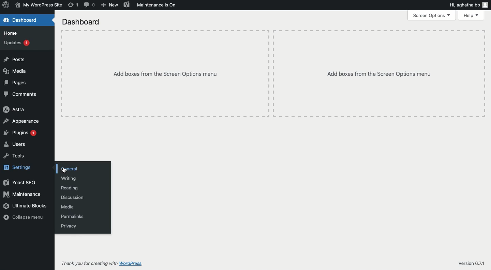 This screenshot has height=270, width=491. Describe the element at coordinates (70, 188) in the screenshot. I see `Reading` at that location.